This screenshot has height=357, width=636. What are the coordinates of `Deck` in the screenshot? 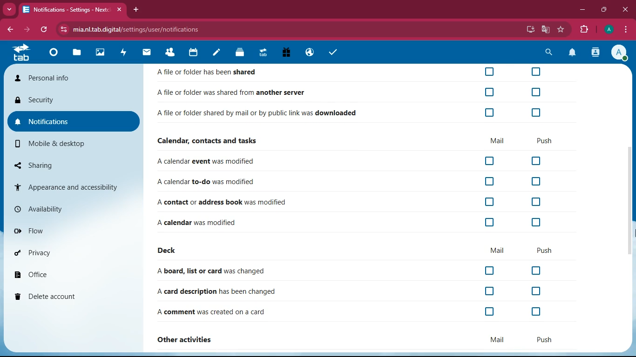 It's located at (238, 53).